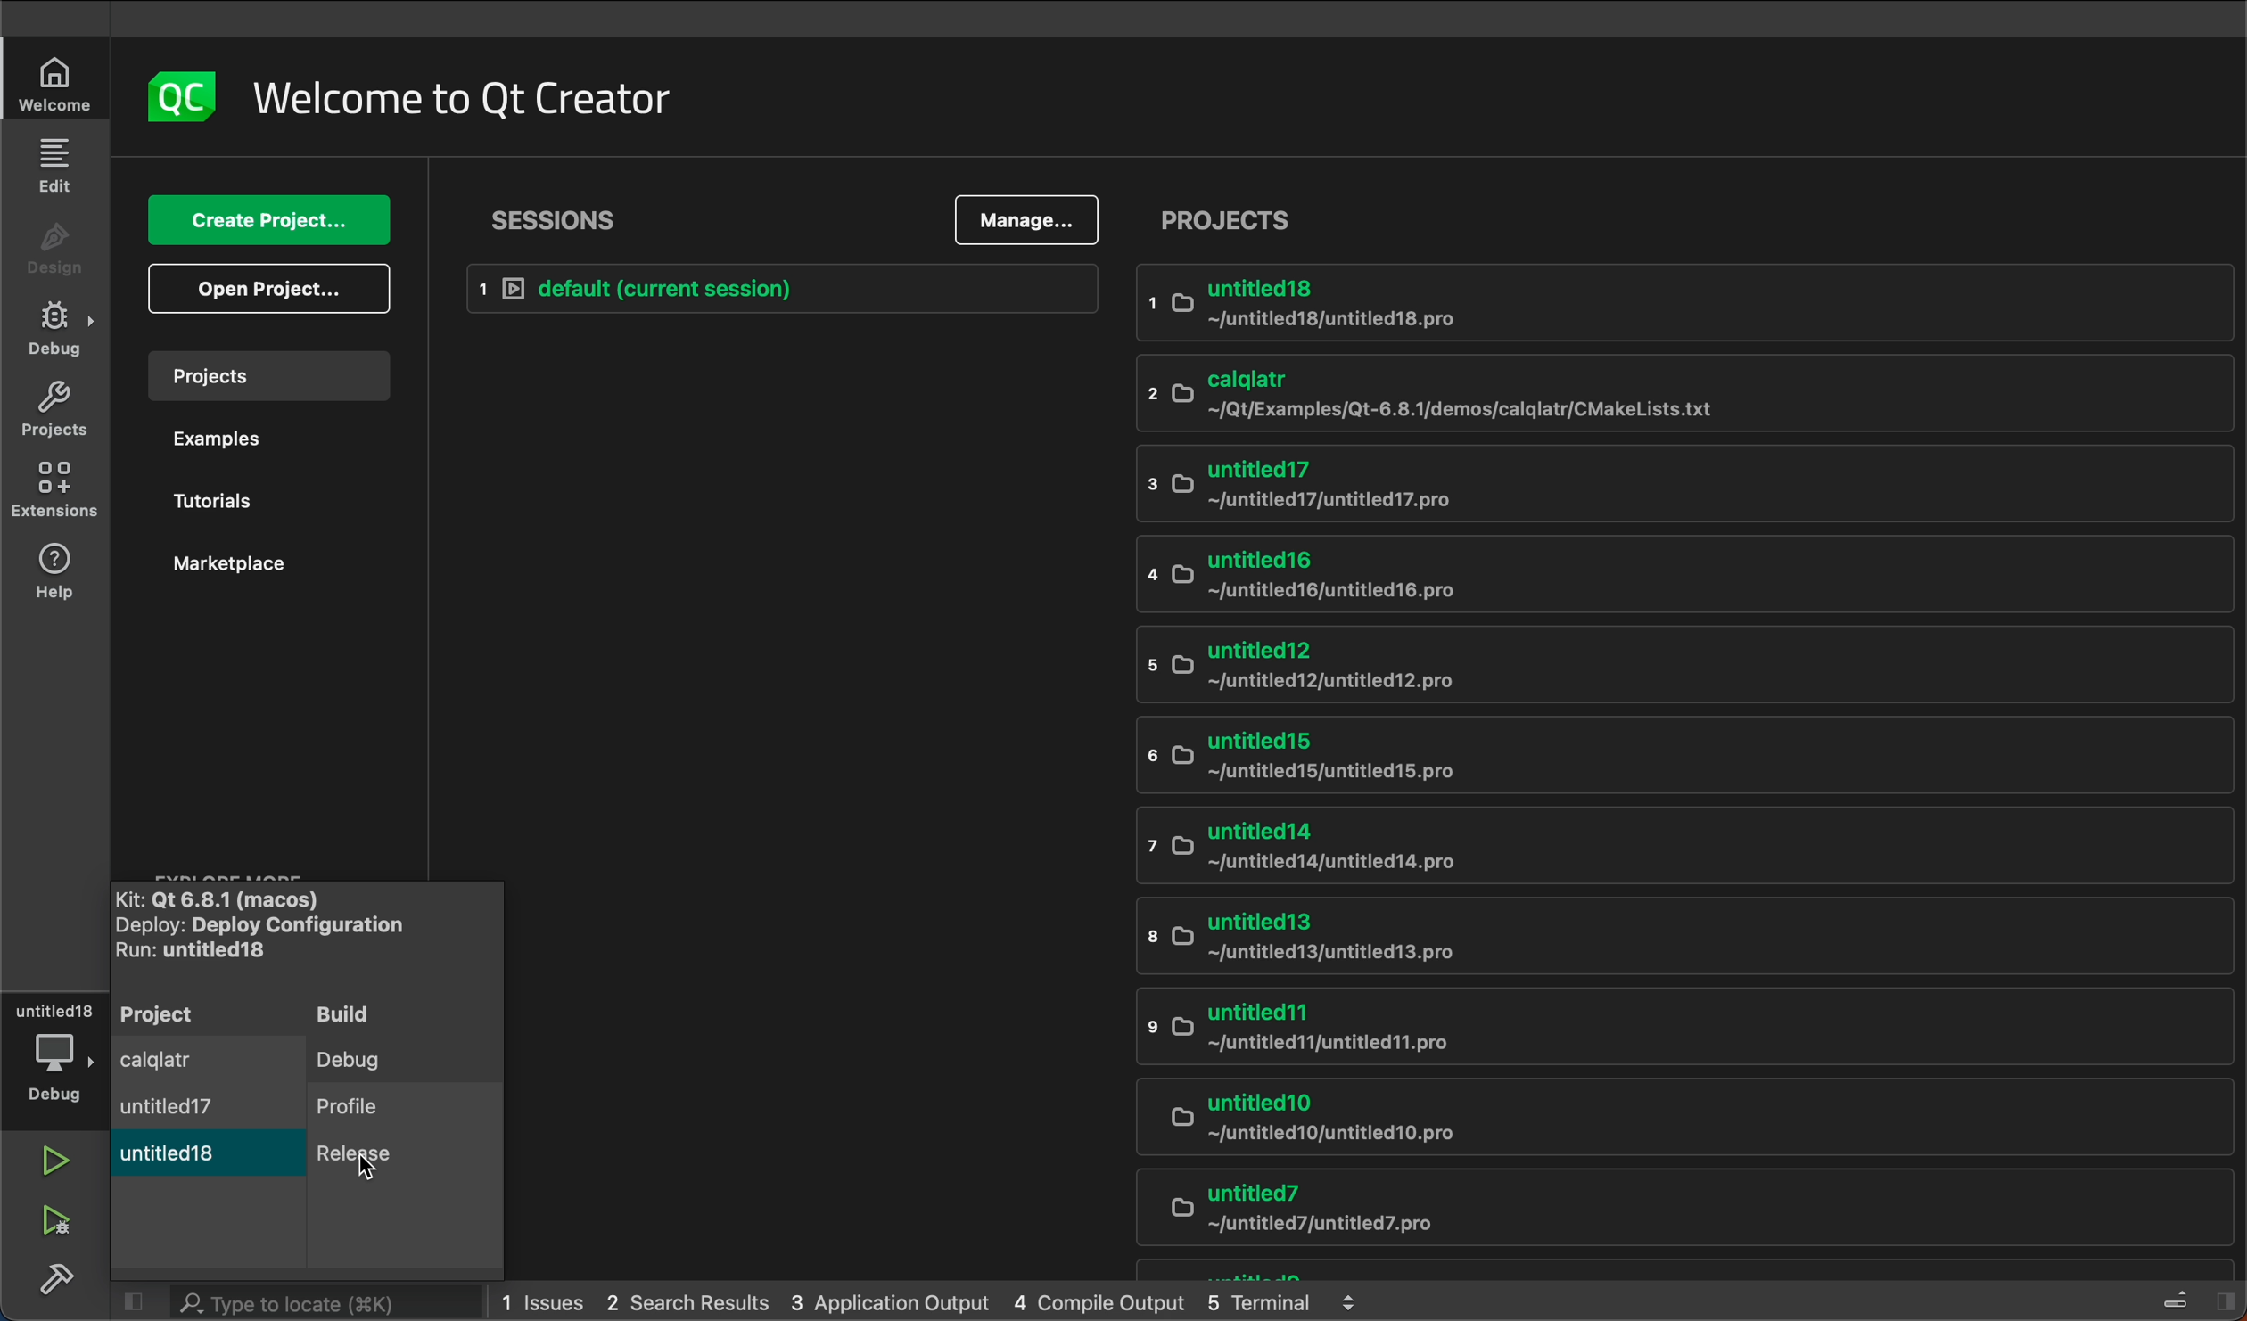 This screenshot has width=2247, height=1321. Describe the element at coordinates (2198, 1298) in the screenshot. I see `toggle sidebar` at that location.